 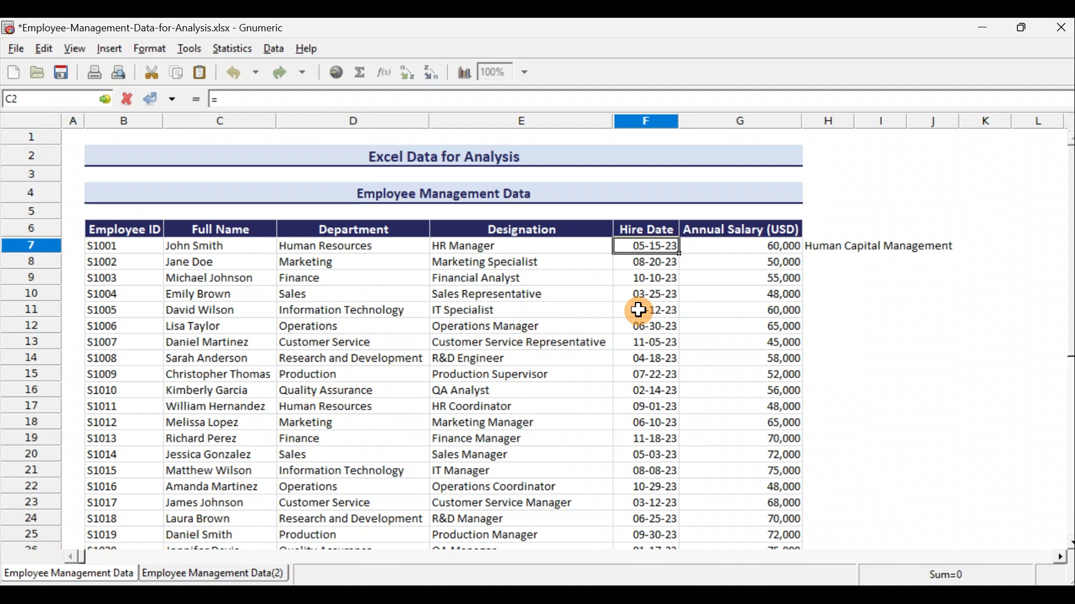 What do you see at coordinates (240, 74) in the screenshot?
I see `Undo last action` at bounding box center [240, 74].